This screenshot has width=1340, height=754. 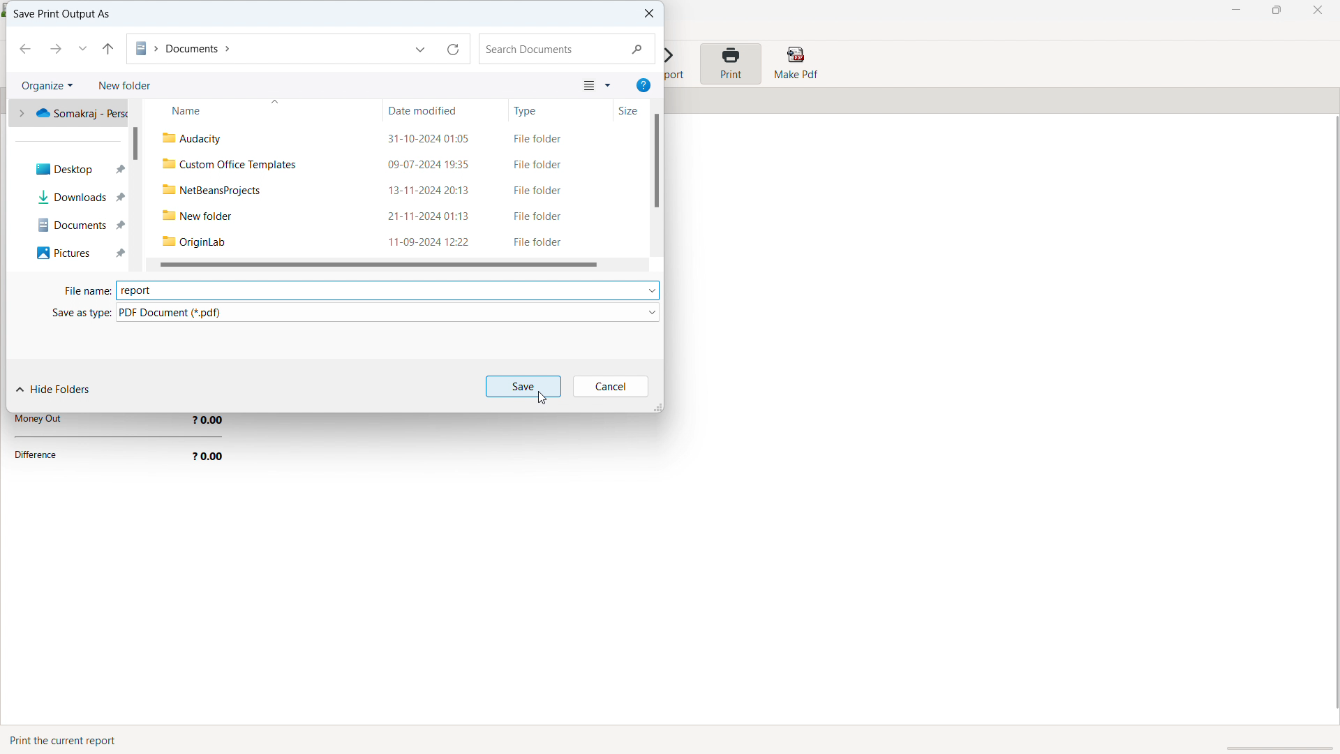 What do you see at coordinates (73, 116) in the screenshot?
I see ` Somakraj - Pers` at bounding box center [73, 116].